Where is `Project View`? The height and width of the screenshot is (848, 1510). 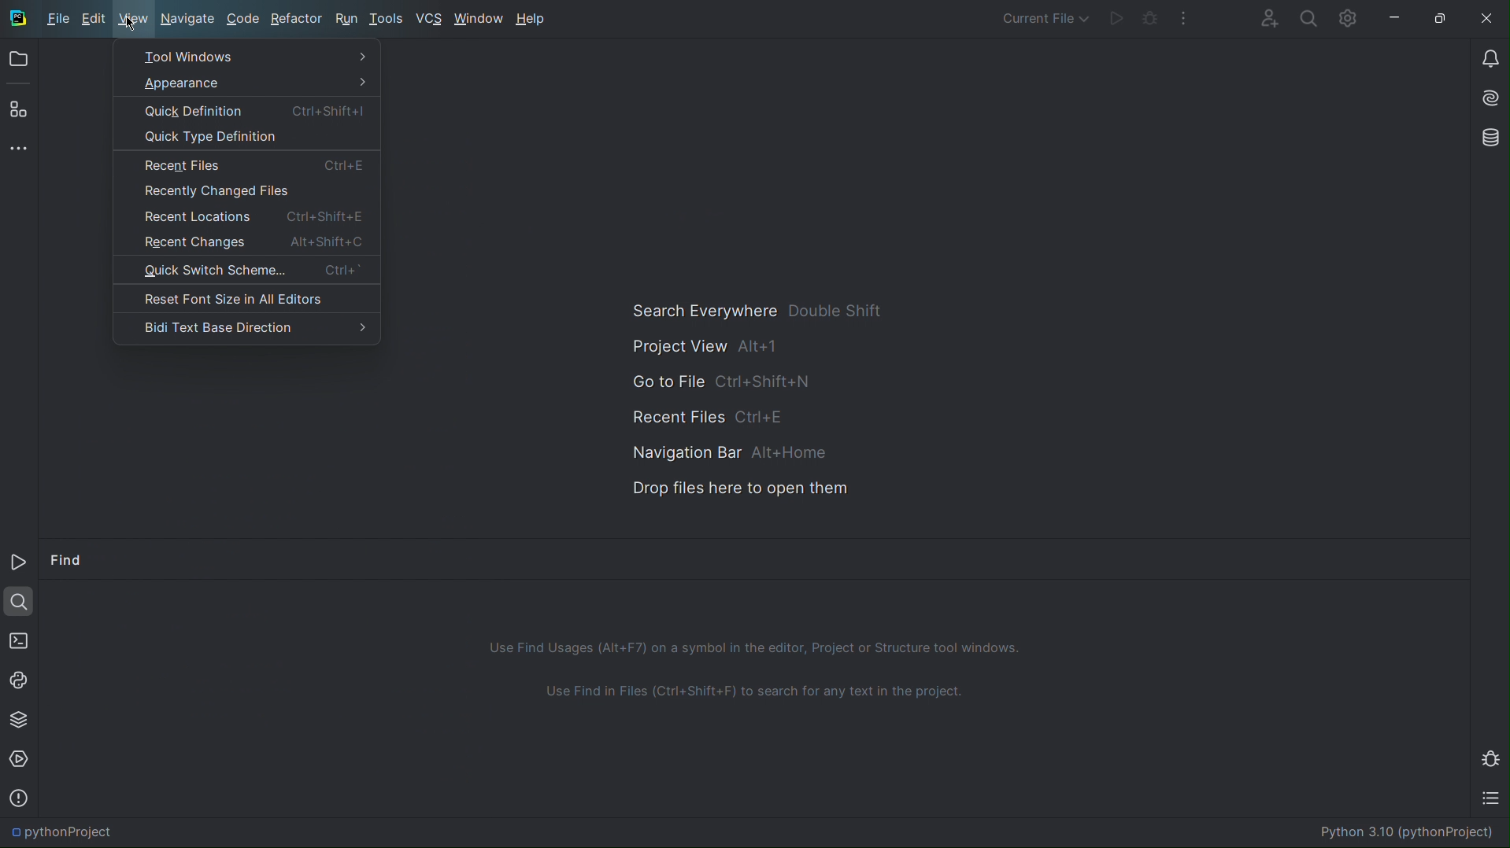 Project View is located at coordinates (711, 348).